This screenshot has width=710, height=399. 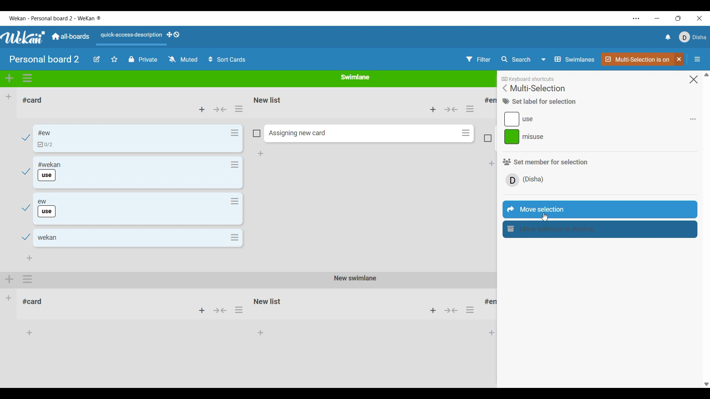 I want to click on Title of current menu, so click(x=538, y=88).